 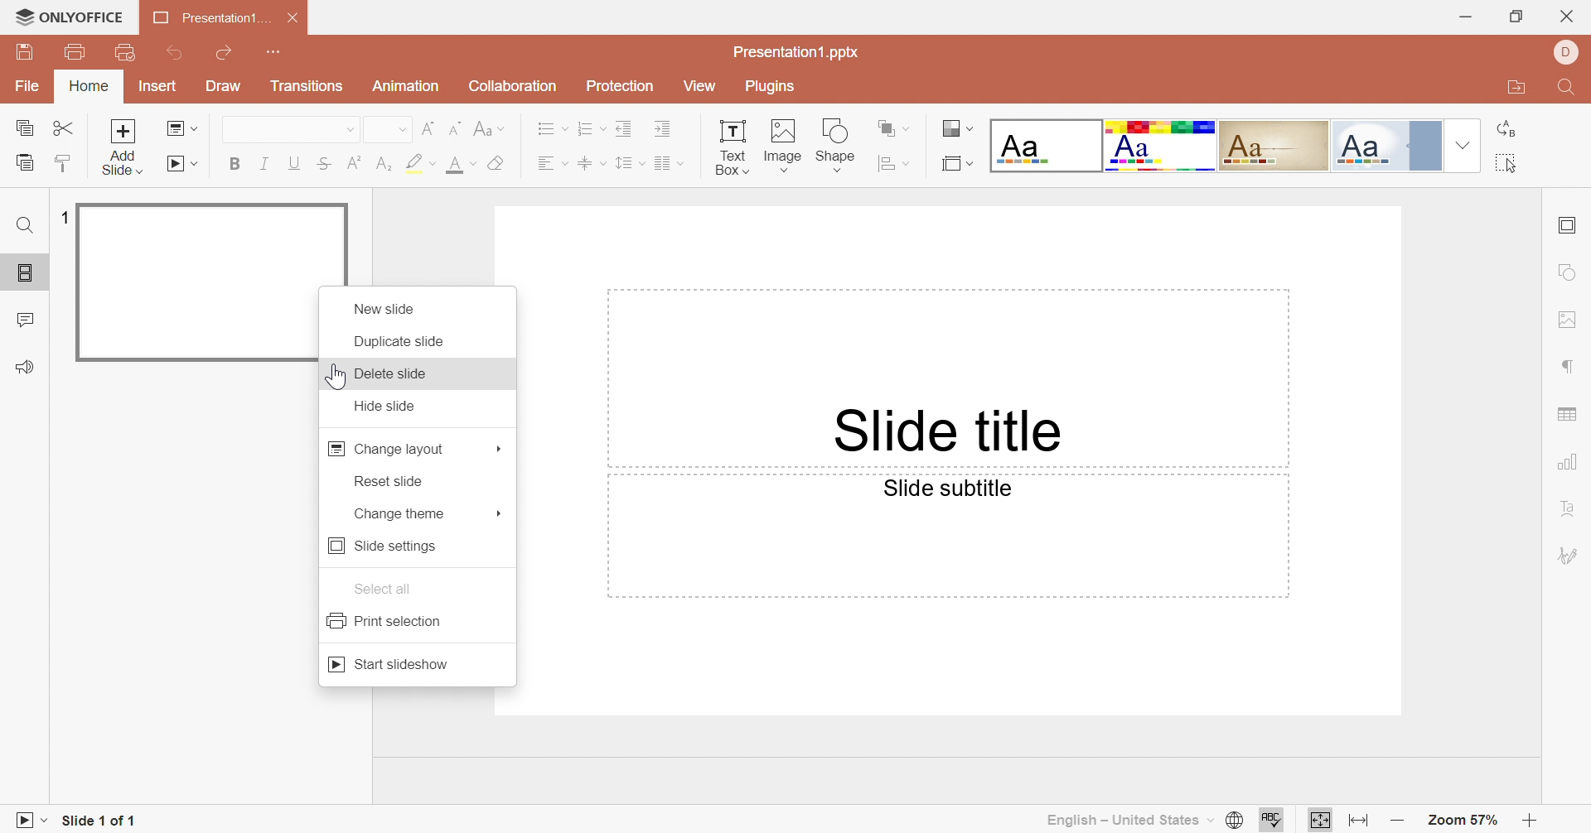 What do you see at coordinates (1237, 819) in the screenshot?
I see `Set document language` at bounding box center [1237, 819].